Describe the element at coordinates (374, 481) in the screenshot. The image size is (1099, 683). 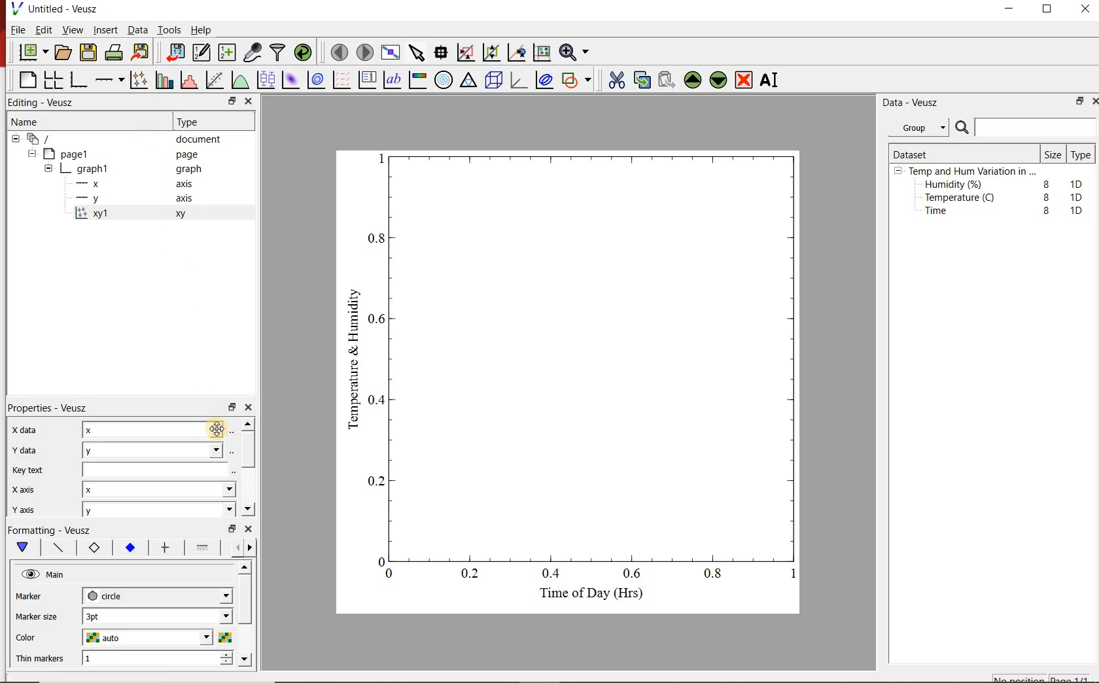
I see `0.2` at that location.